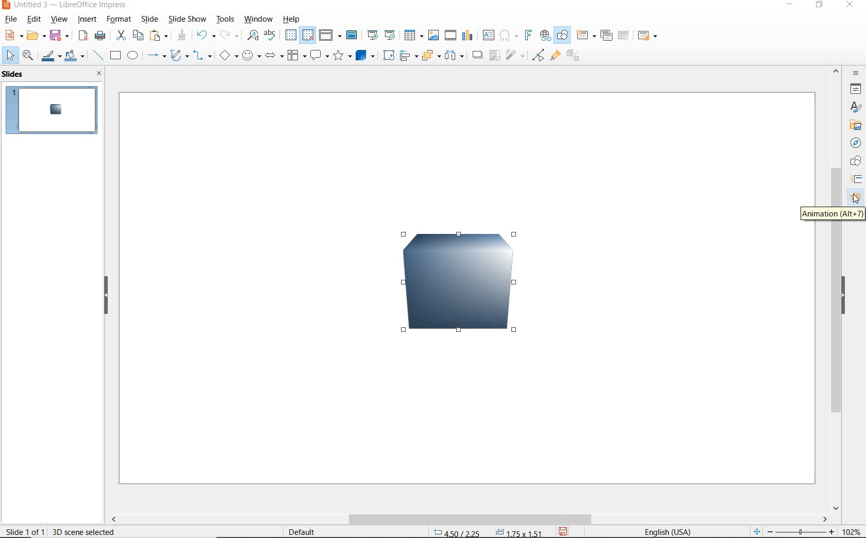  Describe the element at coordinates (309, 35) in the screenshot. I see `snap to grid` at that location.